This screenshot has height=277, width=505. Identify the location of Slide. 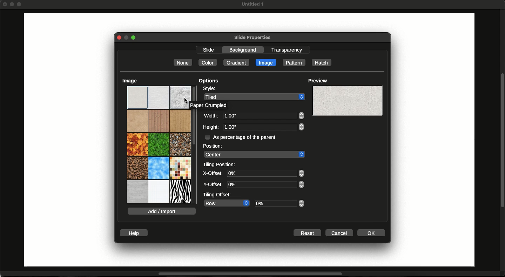
(209, 50).